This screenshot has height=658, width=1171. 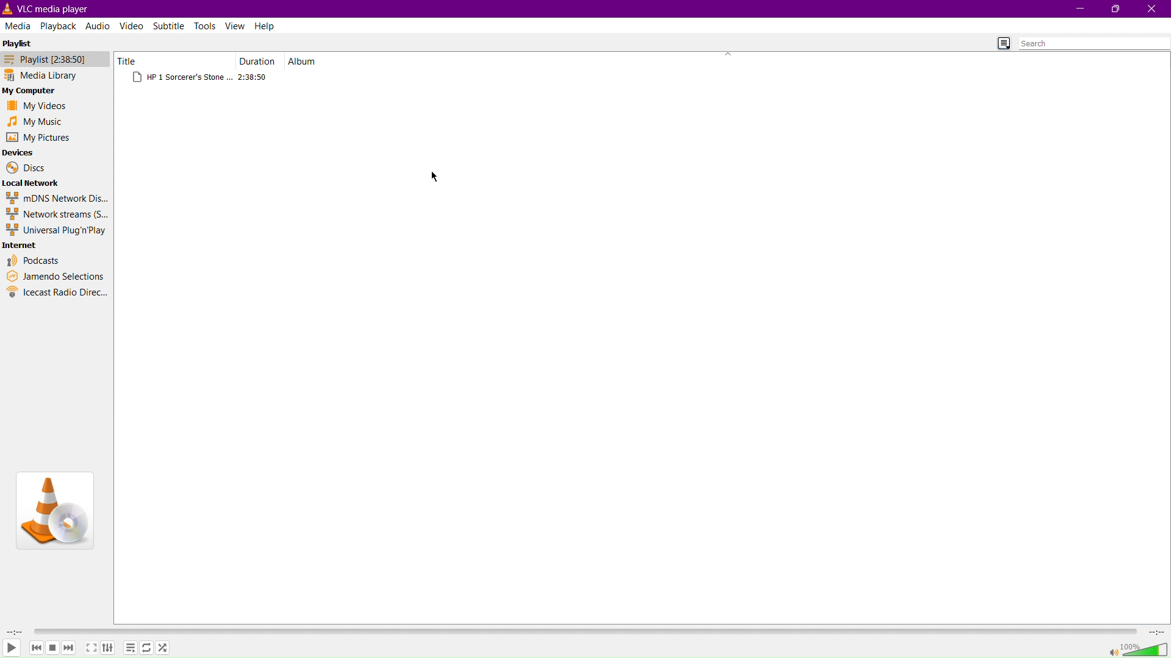 I want to click on My Pictures, so click(x=38, y=138).